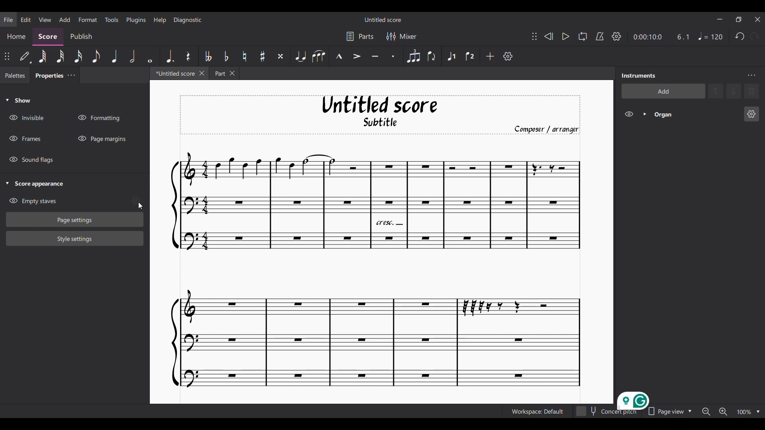  Describe the element at coordinates (137, 203) in the screenshot. I see `cursor` at that location.